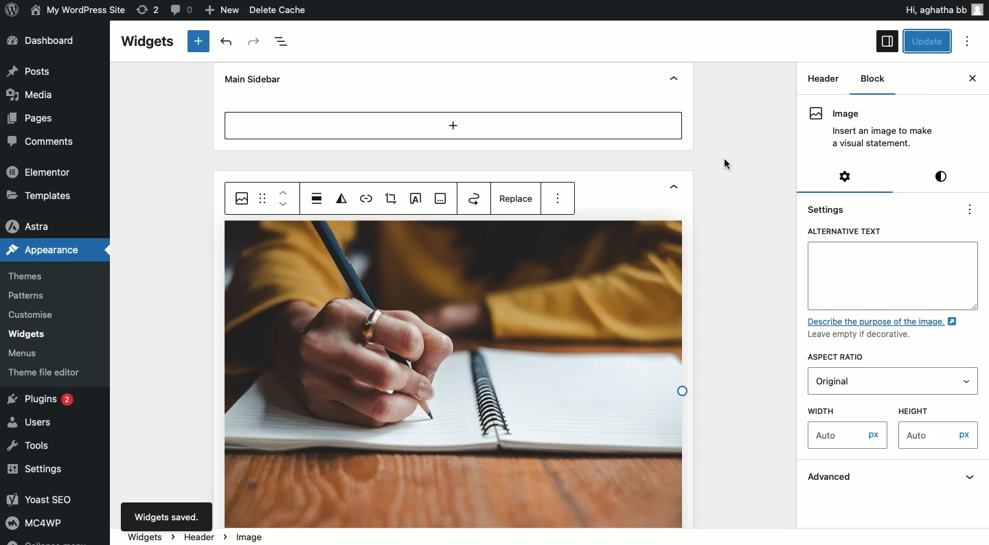 The height and width of the screenshot is (545, 989). Describe the element at coordinates (26, 334) in the screenshot. I see `Widgets` at that location.